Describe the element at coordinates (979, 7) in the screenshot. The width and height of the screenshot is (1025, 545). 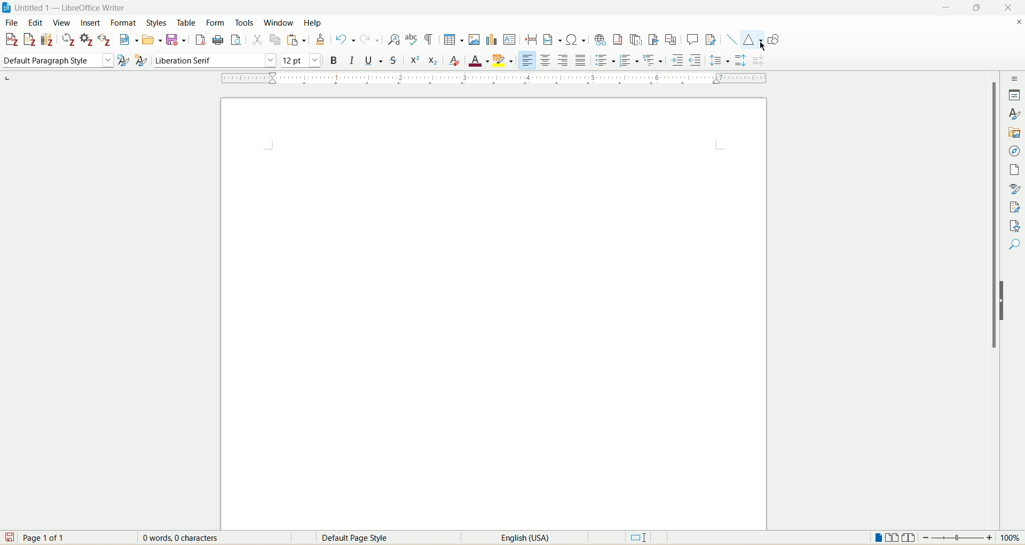
I see `maximize` at that location.